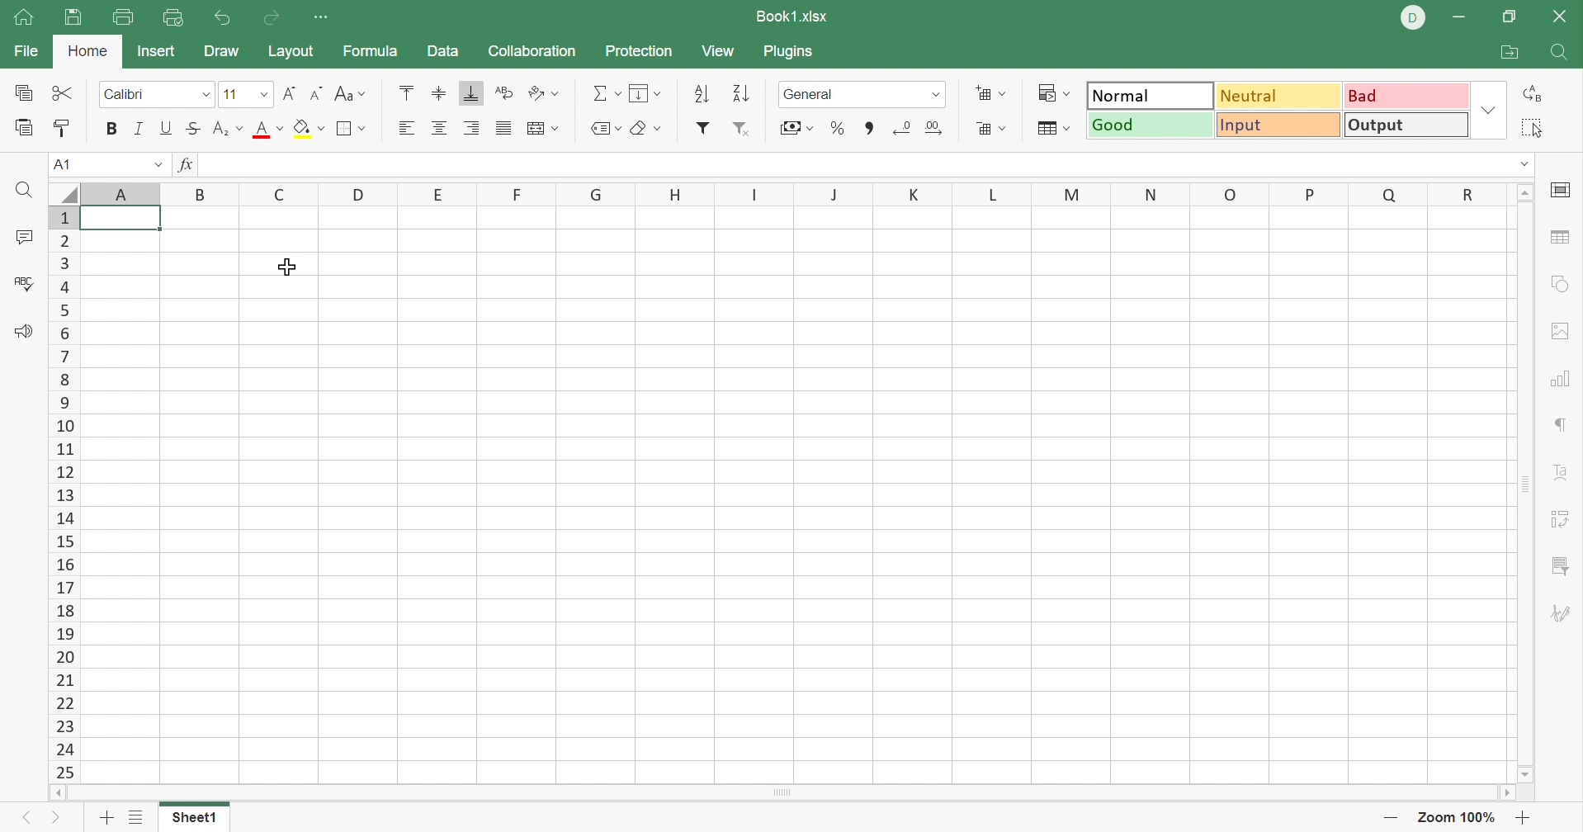  I want to click on DELL, so click(1411, 17).